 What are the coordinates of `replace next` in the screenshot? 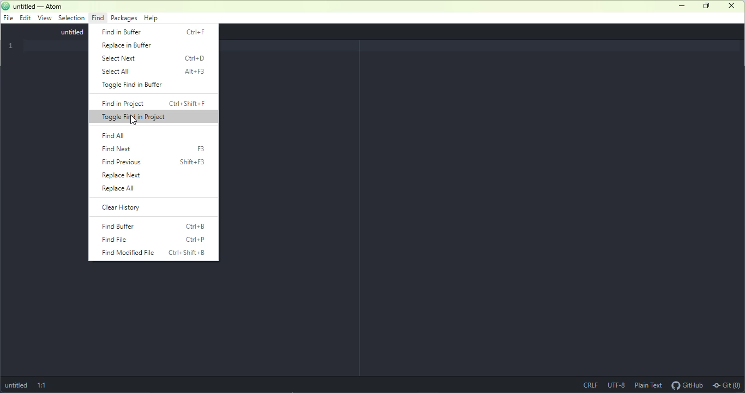 It's located at (143, 175).